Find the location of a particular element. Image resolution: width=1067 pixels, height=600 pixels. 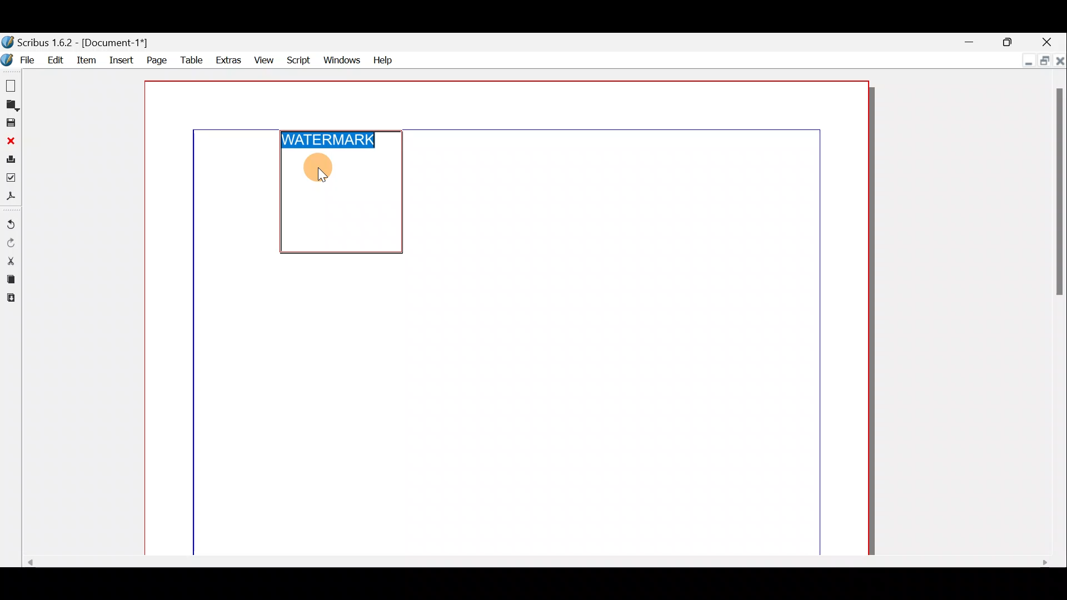

Minimise is located at coordinates (972, 41).